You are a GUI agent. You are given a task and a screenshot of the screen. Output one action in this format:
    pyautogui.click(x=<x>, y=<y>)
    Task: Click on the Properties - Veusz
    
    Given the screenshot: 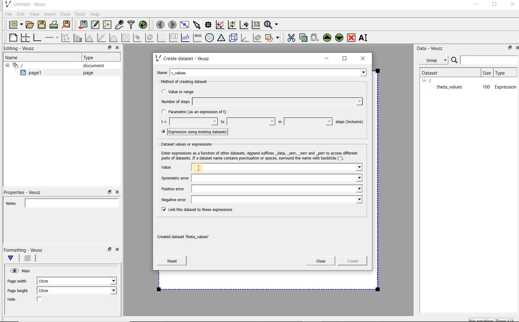 What is the action you would take?
    pyautogui.click(x=26, y=191)
    